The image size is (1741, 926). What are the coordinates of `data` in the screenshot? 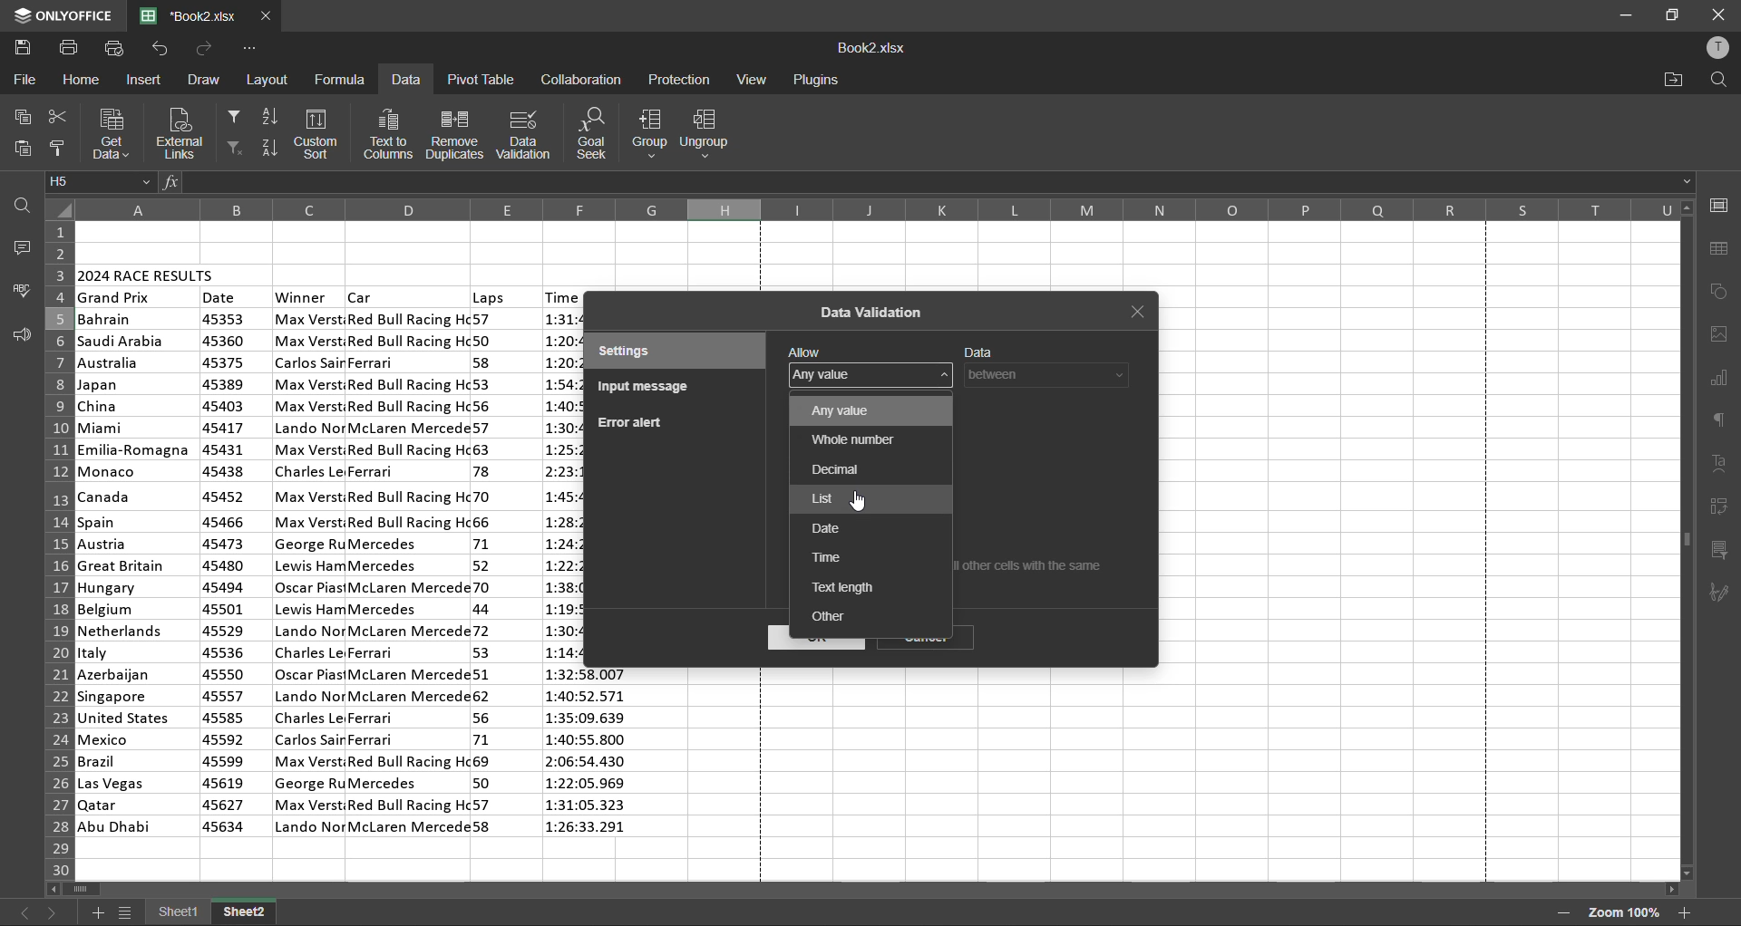 It's located at (405, 82).